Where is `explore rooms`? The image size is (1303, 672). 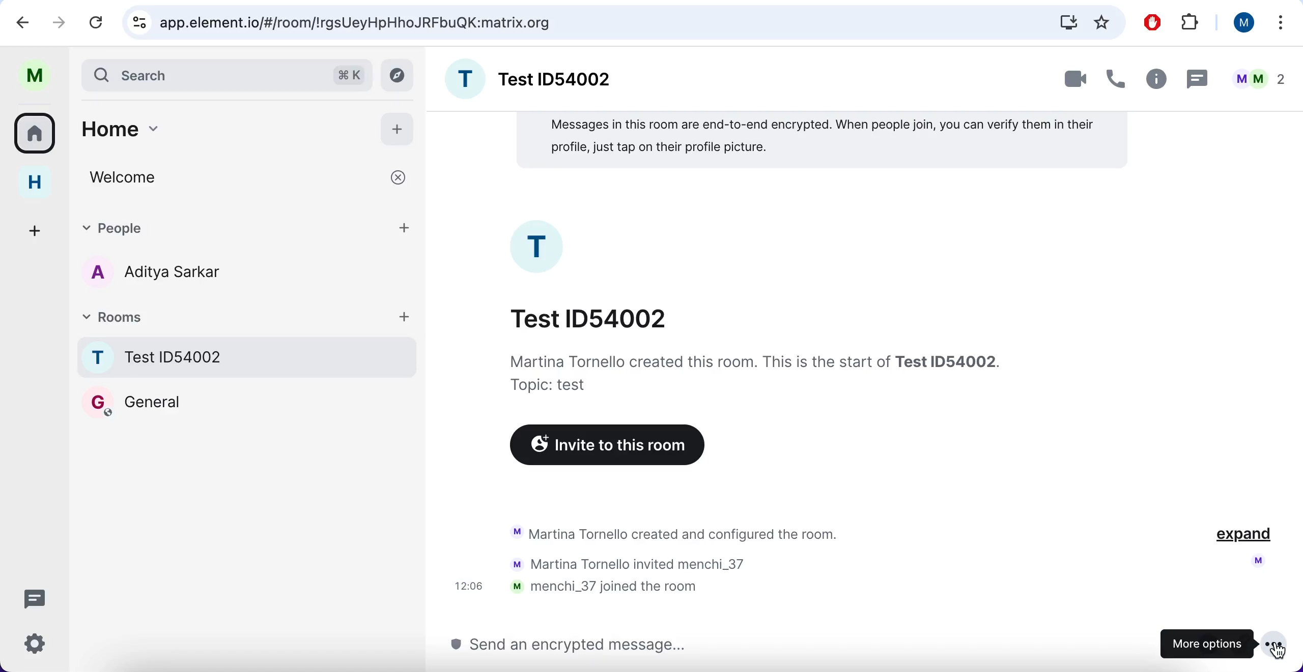
explore rooms is located at coordinates (399, 76).